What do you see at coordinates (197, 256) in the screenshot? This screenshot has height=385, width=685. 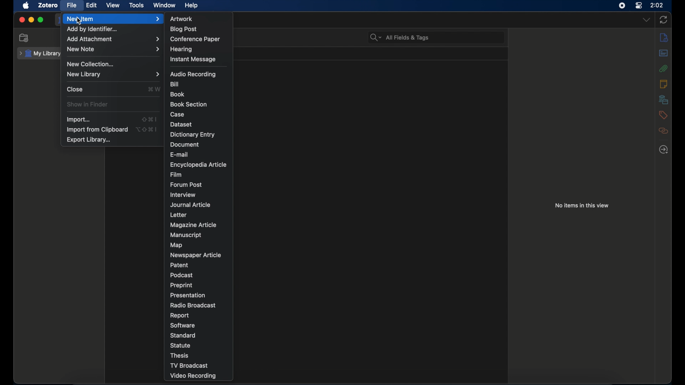 I see `newspaper article` at bounding box center [197, 256].